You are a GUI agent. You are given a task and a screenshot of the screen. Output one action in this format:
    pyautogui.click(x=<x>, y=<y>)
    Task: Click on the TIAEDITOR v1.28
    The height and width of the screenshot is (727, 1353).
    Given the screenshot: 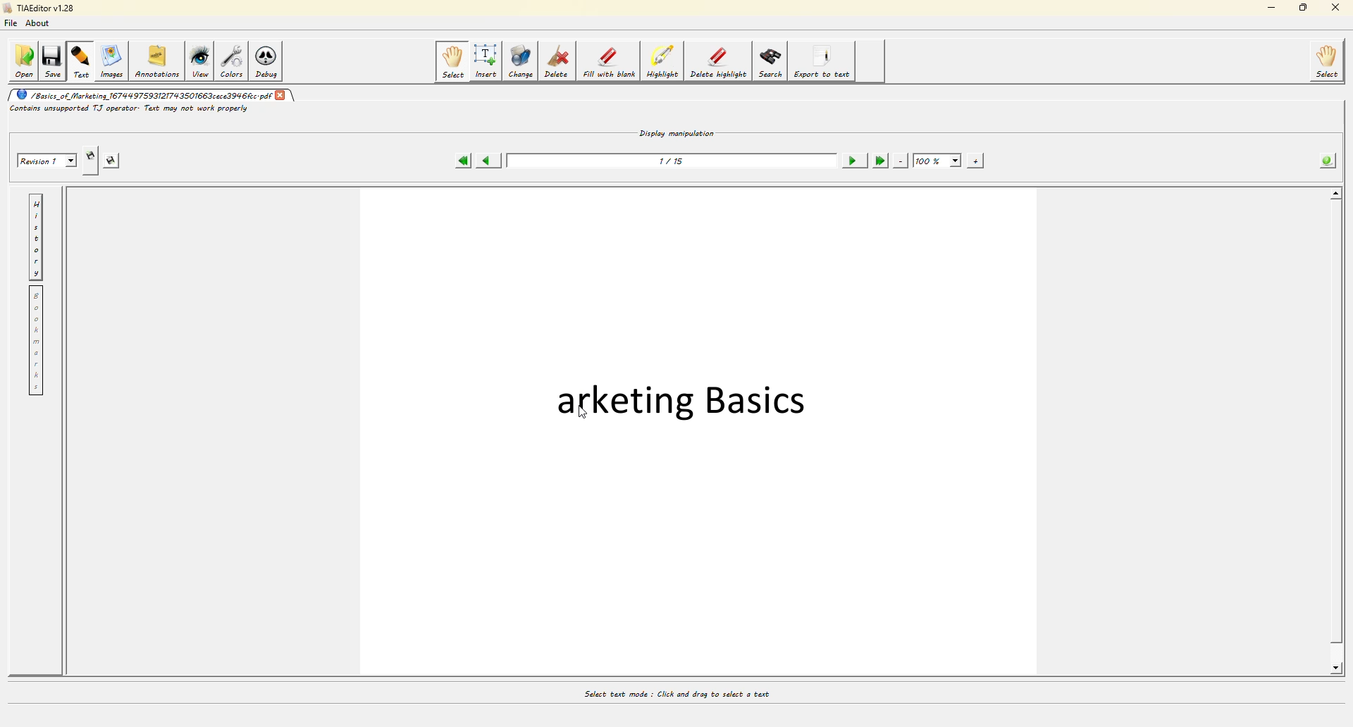 What is the action you would take?
    pyautogui.click(x=39, y=9)
    